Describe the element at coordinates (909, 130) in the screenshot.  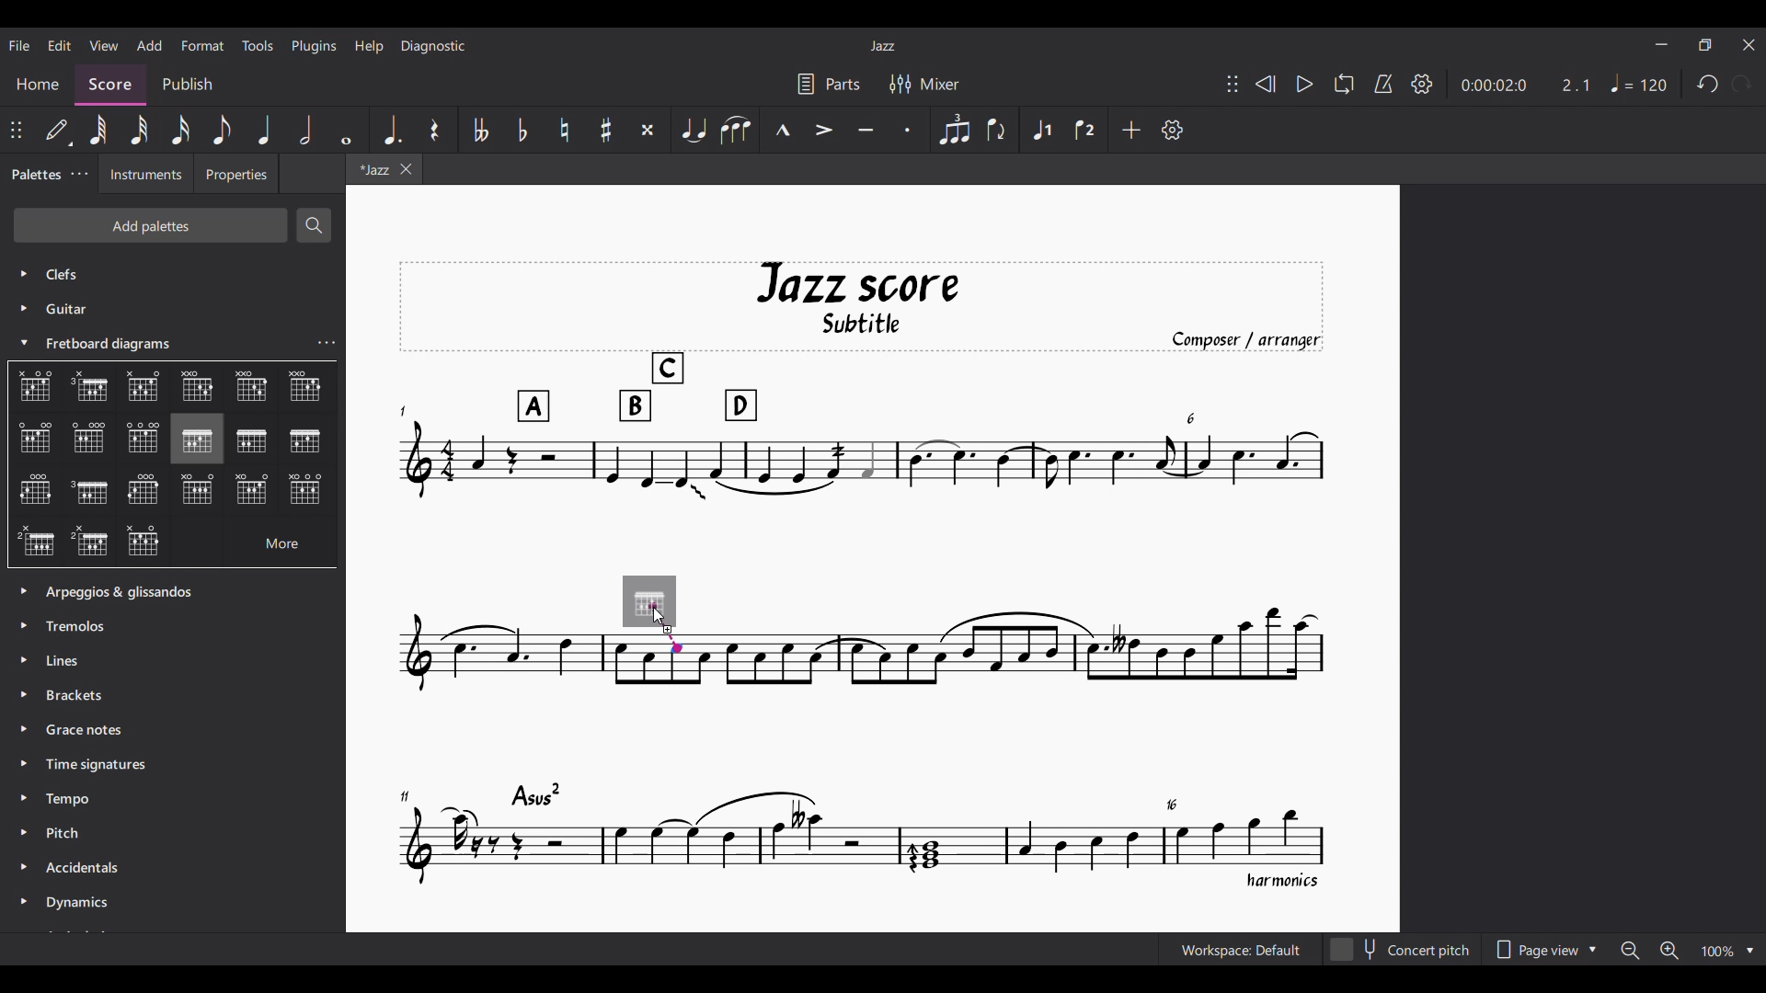
I see `Staccato` at that location.